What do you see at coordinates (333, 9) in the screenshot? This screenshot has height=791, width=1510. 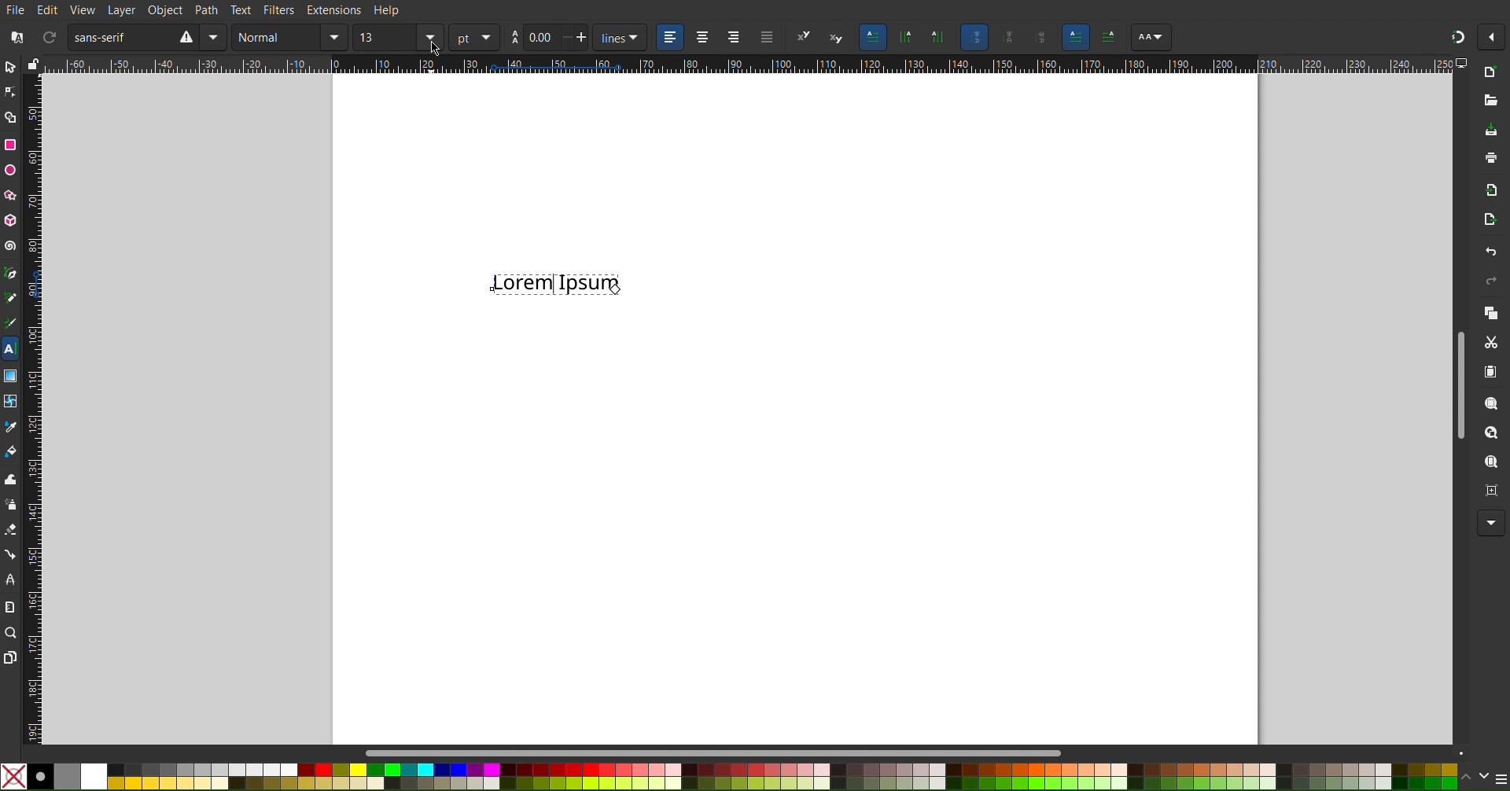 I see `Extensions` at bounding box center [333, 9].